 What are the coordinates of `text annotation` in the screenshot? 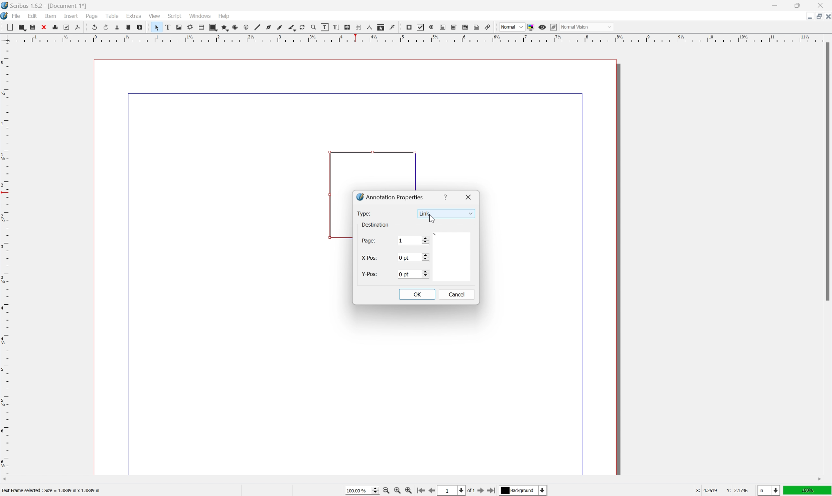 It's located at (477, 27).